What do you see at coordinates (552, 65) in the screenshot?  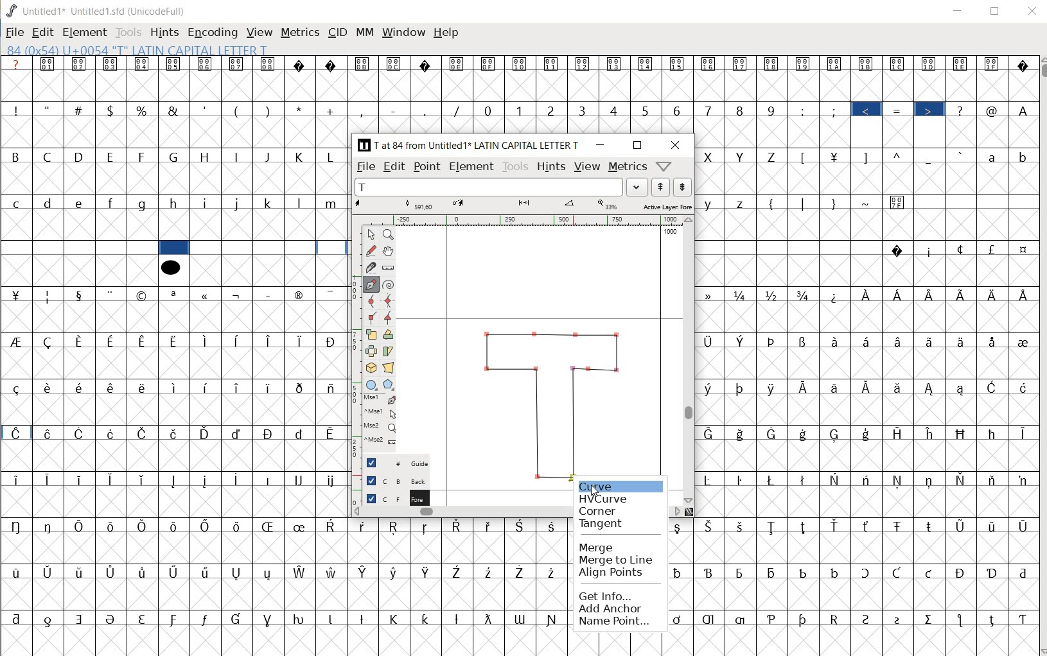 I see `Symbol` at bounding box center [552, 65].